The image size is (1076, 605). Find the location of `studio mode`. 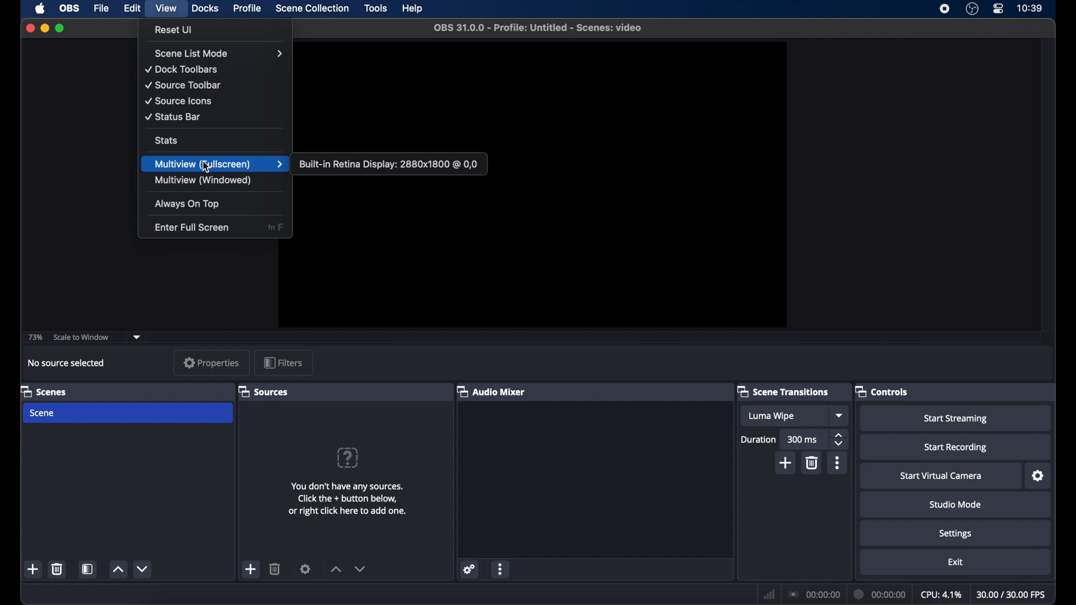

studio mode is located at coordinates (957, 504).